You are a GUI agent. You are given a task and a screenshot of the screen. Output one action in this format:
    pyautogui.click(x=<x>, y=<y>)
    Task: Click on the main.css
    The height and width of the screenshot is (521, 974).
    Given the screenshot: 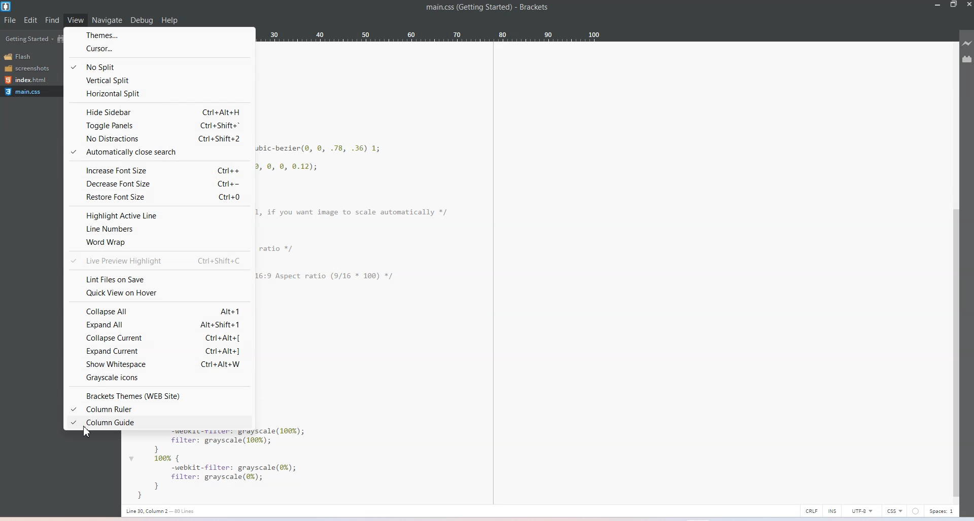 What is the action you would take?
    pyautogui.click(x=30, y=93)
    